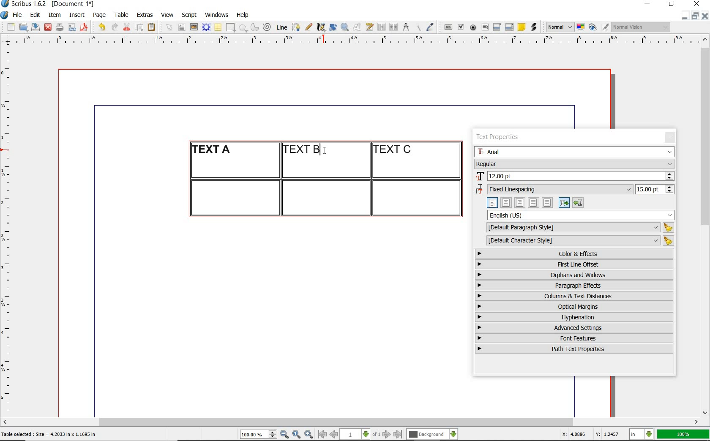  I want to click on unlink text frames, so click(393, 27).